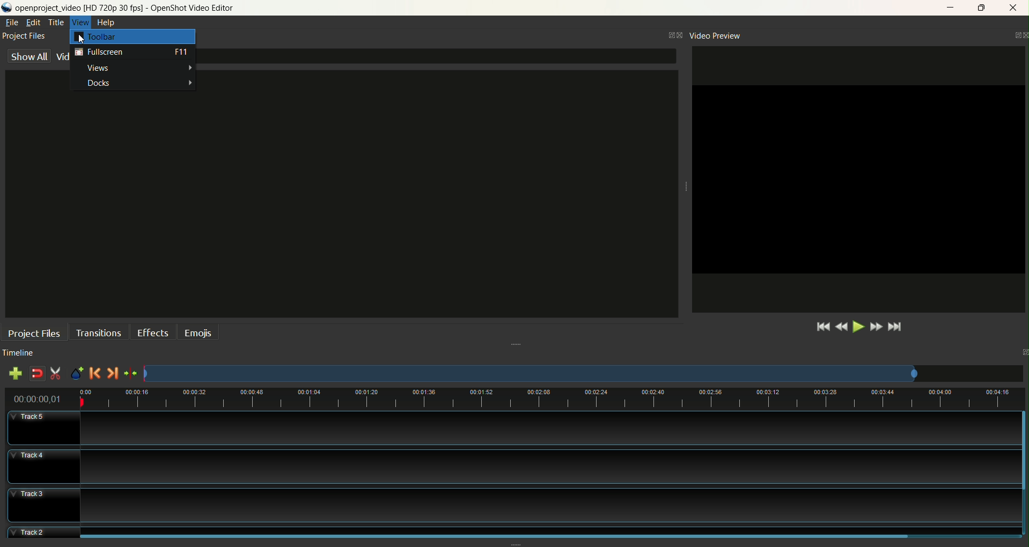 This screenshot has height=547, width=1029. I want to click on video preview, so click(716, 35).